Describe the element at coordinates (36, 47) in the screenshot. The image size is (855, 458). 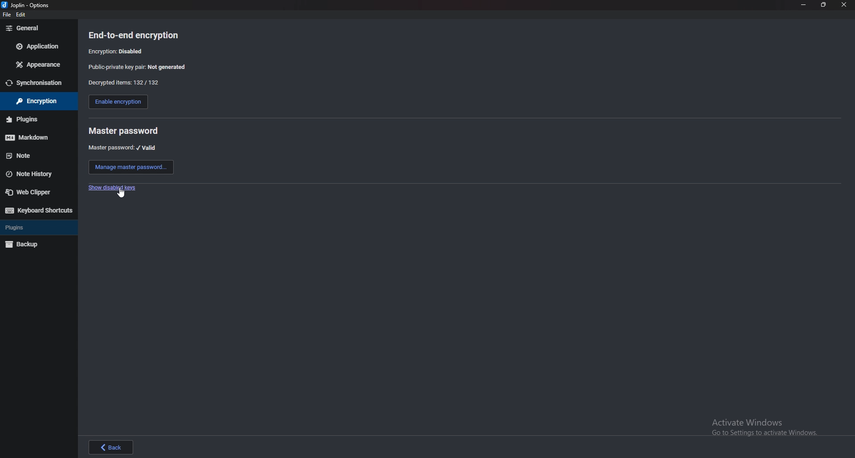
I see `application` at that location.